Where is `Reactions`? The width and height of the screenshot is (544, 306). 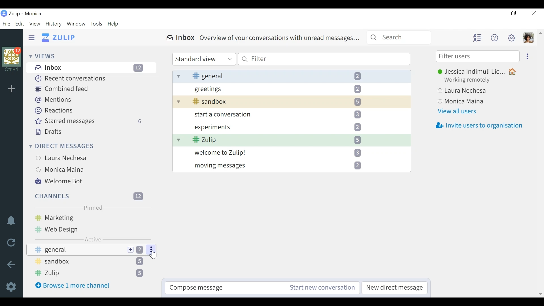
Reactions is located at coordinates (55, 110).